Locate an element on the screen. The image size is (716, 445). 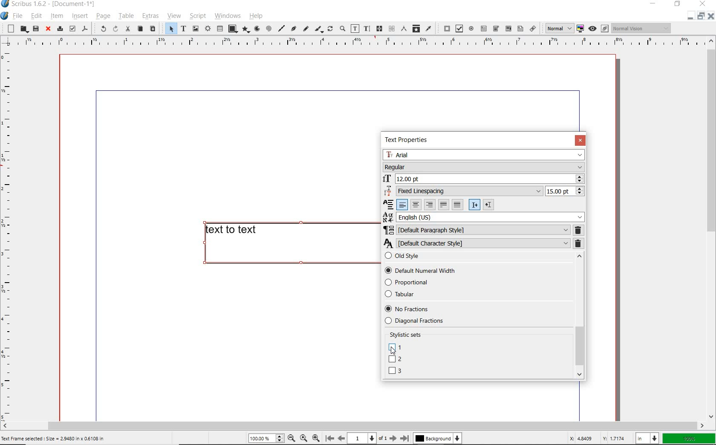
Close is located at coordinates (710, 17).